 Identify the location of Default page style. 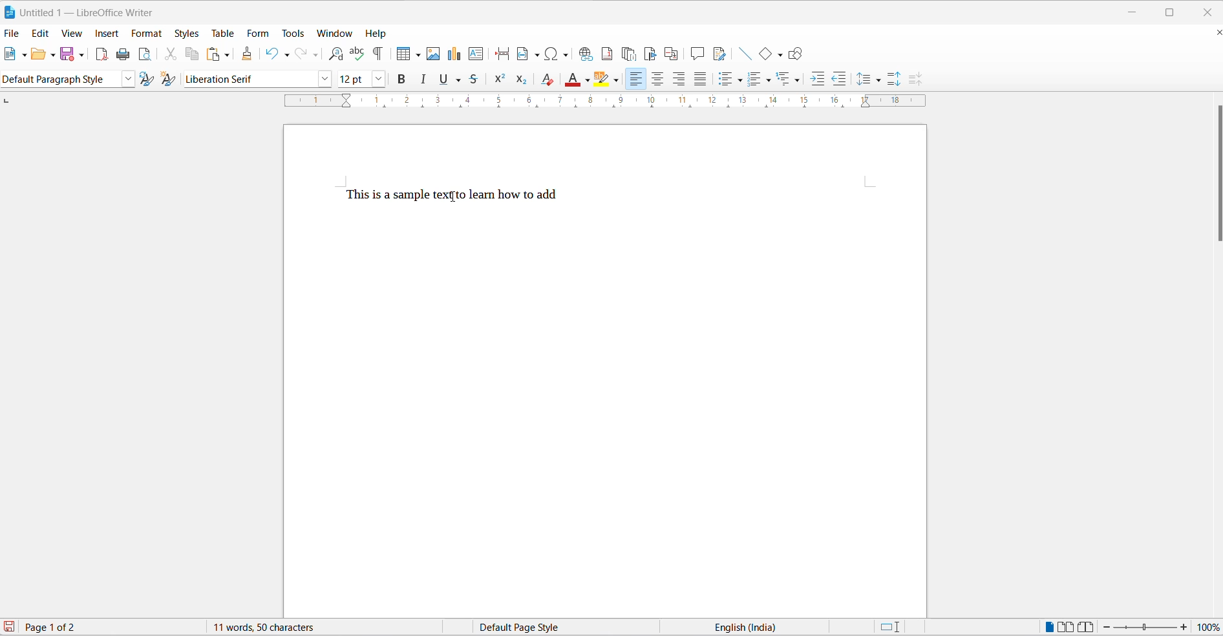
(544, 628).